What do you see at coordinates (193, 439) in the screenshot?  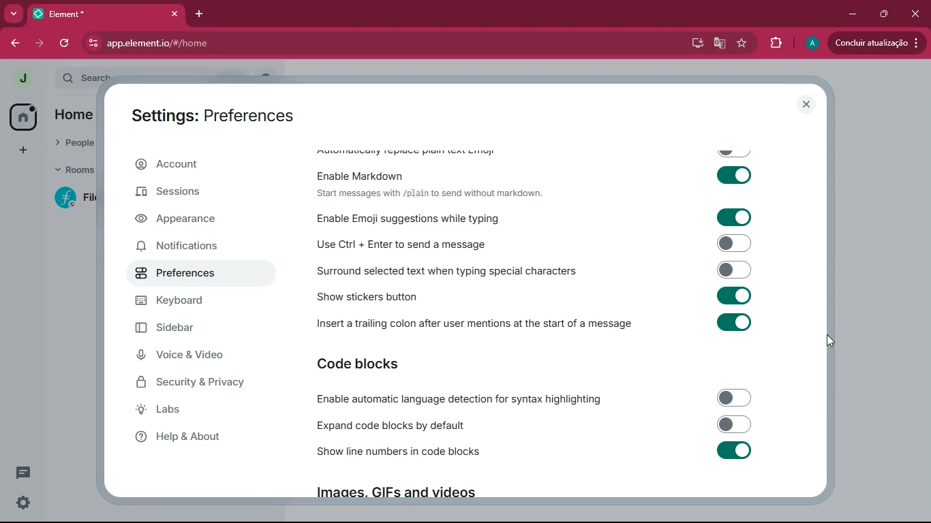 I see `help` at bounding box center [193, 439].